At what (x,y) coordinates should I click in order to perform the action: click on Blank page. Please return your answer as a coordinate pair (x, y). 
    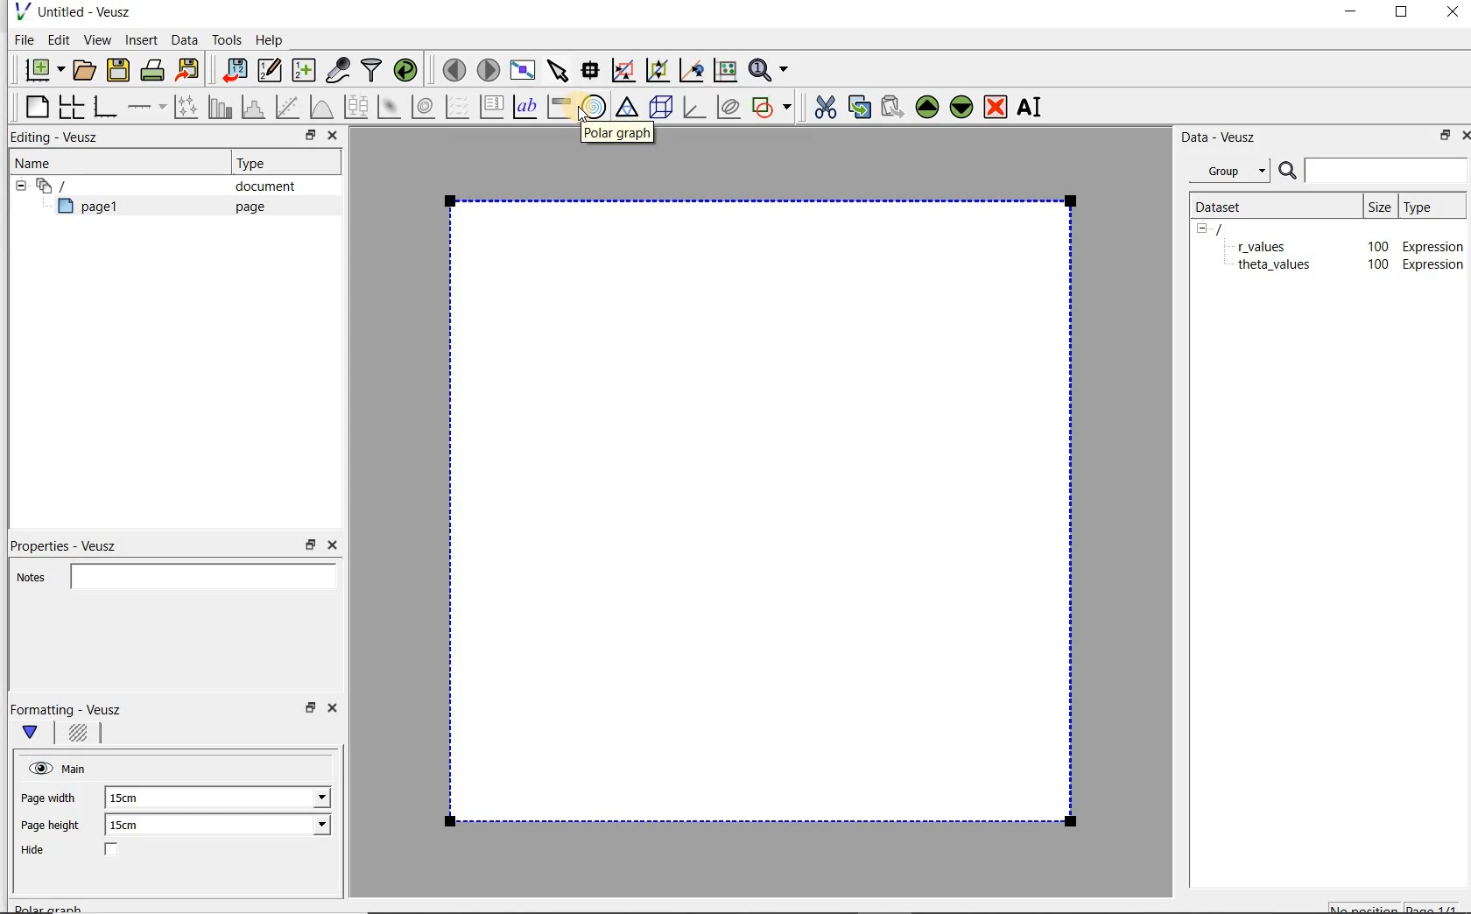
    Looking at the image, I should click on (761, 508).